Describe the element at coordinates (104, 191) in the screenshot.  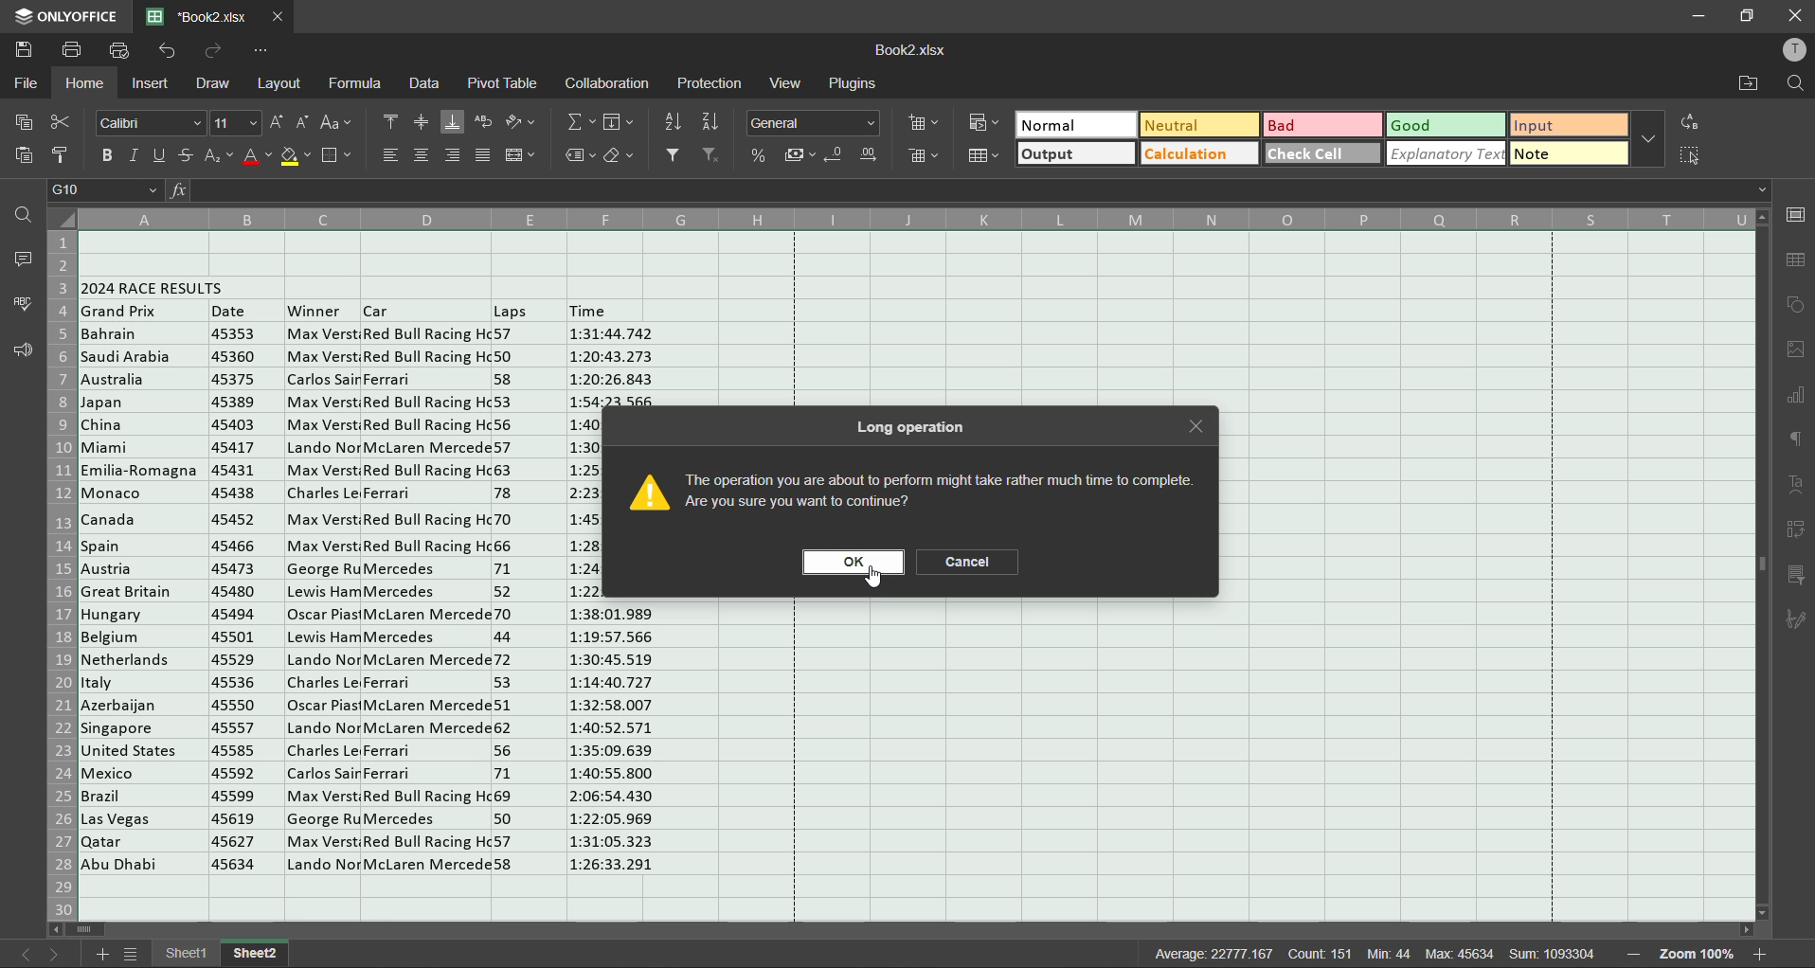
I see `cell address` at that location.